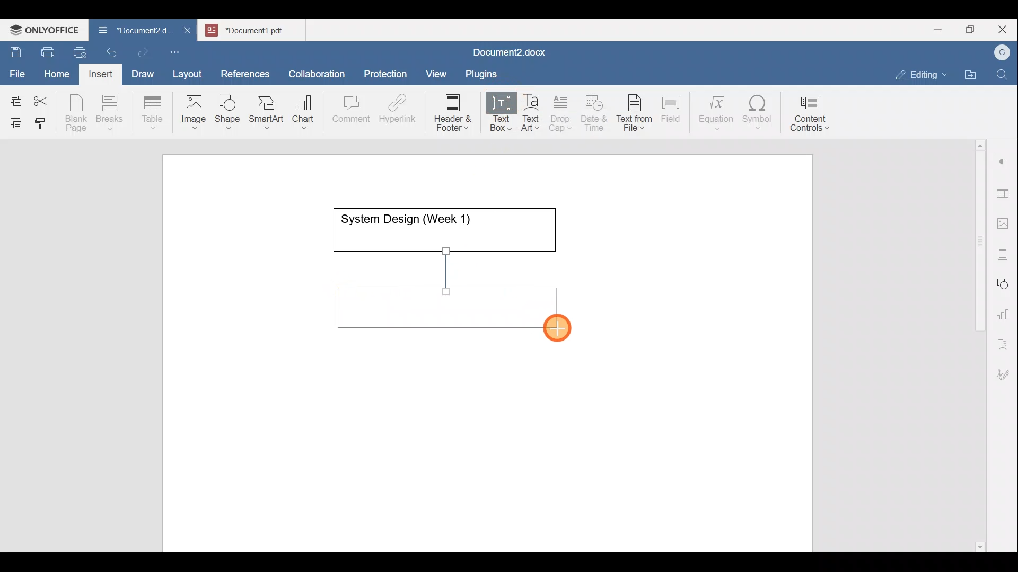 This screenshot has height=572, width=1018. I want to click on Image, so click(197, 109).